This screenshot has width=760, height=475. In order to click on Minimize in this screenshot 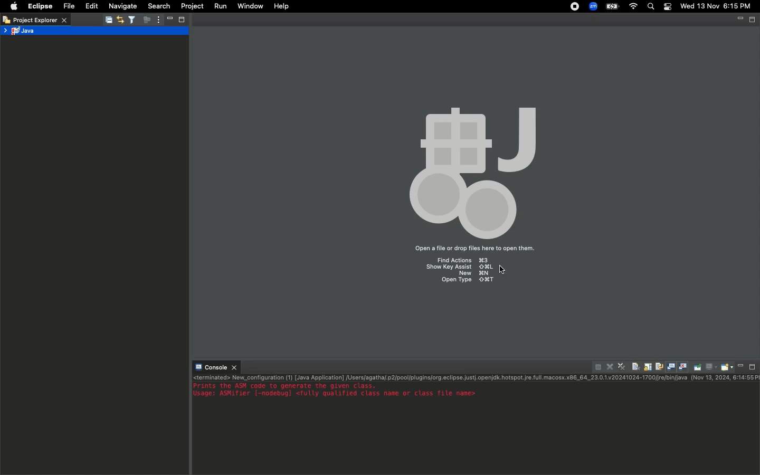, I will do `click(742, 367)`.